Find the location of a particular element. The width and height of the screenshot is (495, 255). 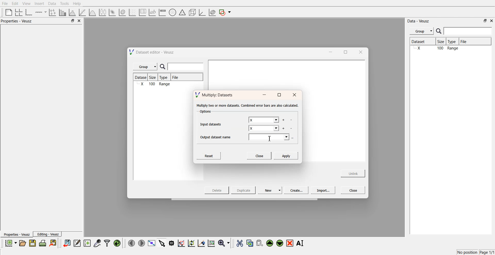

X is located at coordinates (263, 120).